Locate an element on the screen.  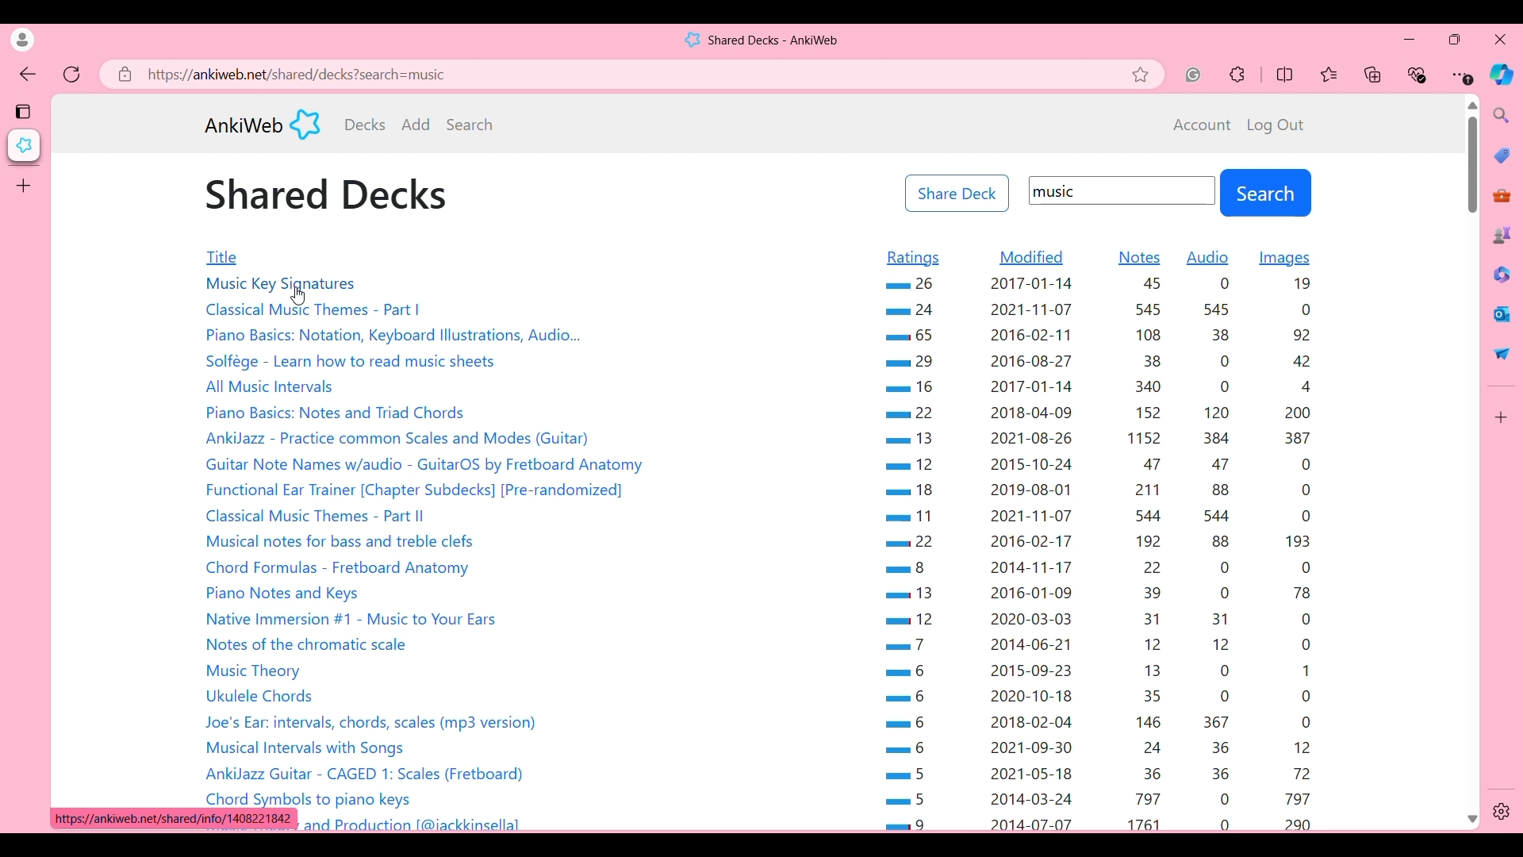
https://ankiweb.net/shared/info/ 1408221842 is located at coordinates (171, 819).